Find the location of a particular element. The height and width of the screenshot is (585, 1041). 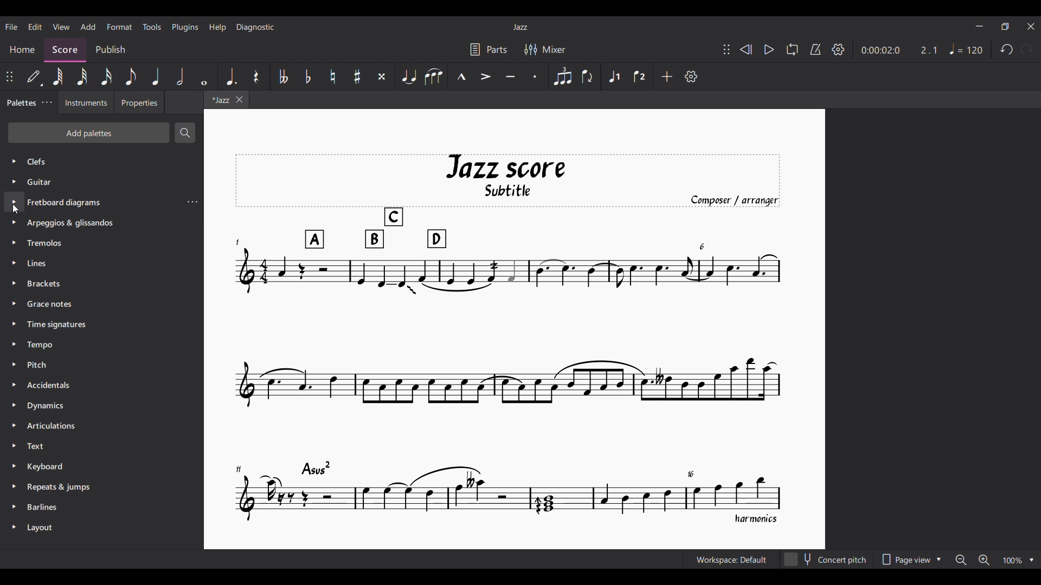

Help menu is located at coordinates (218, 28).